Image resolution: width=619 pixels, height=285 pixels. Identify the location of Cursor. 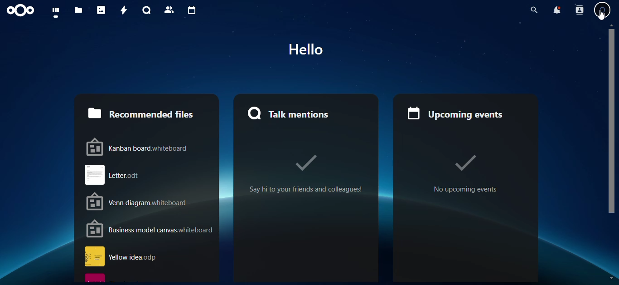
(601, 15).